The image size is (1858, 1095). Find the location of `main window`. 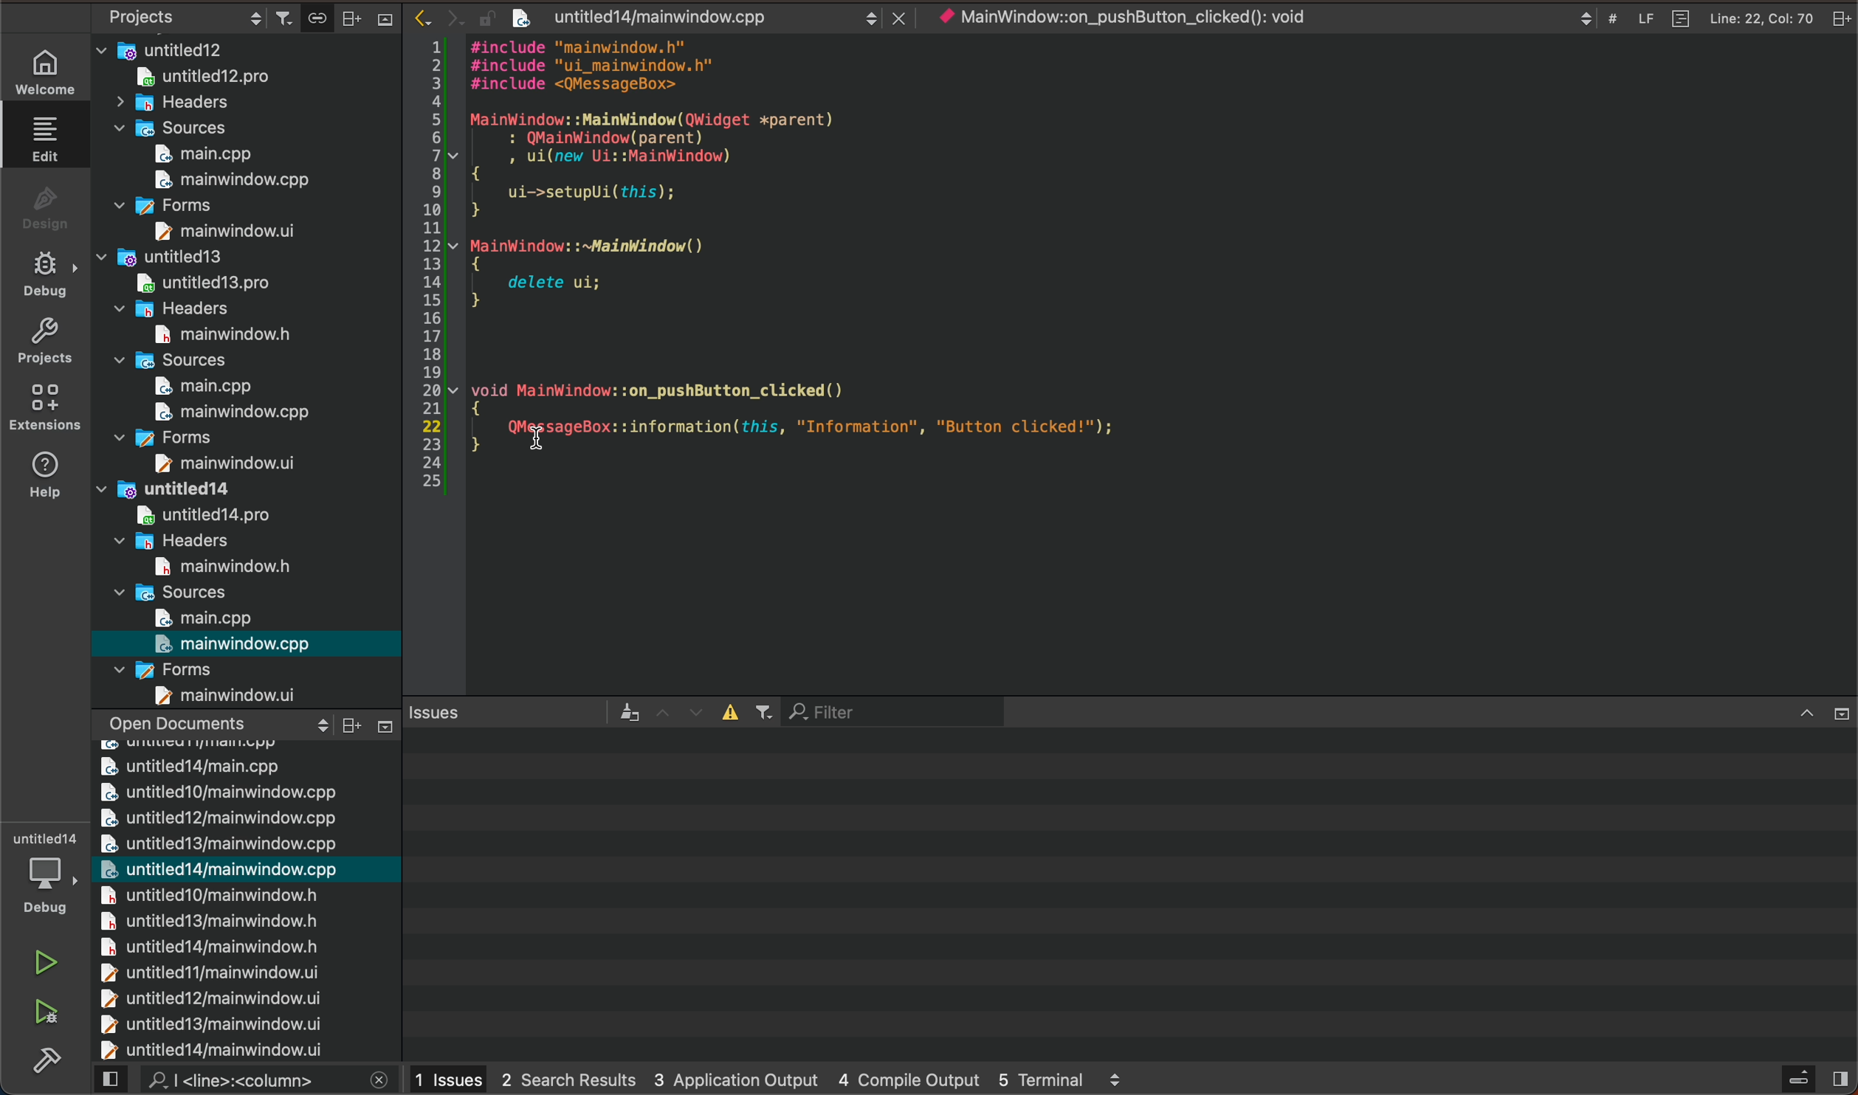

main window is located at coordinates (212, 334).